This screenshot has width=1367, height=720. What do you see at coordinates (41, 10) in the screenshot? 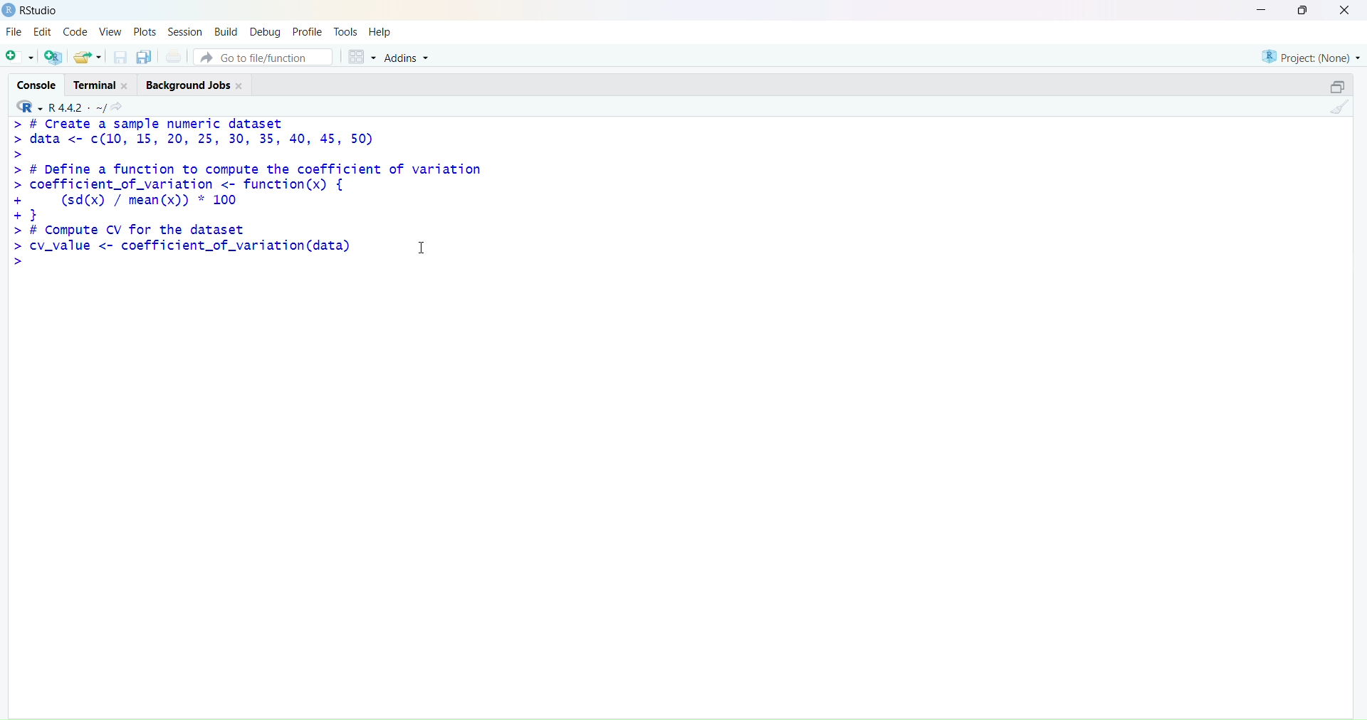
I see `RStudio` at bounding box center [41, 10].